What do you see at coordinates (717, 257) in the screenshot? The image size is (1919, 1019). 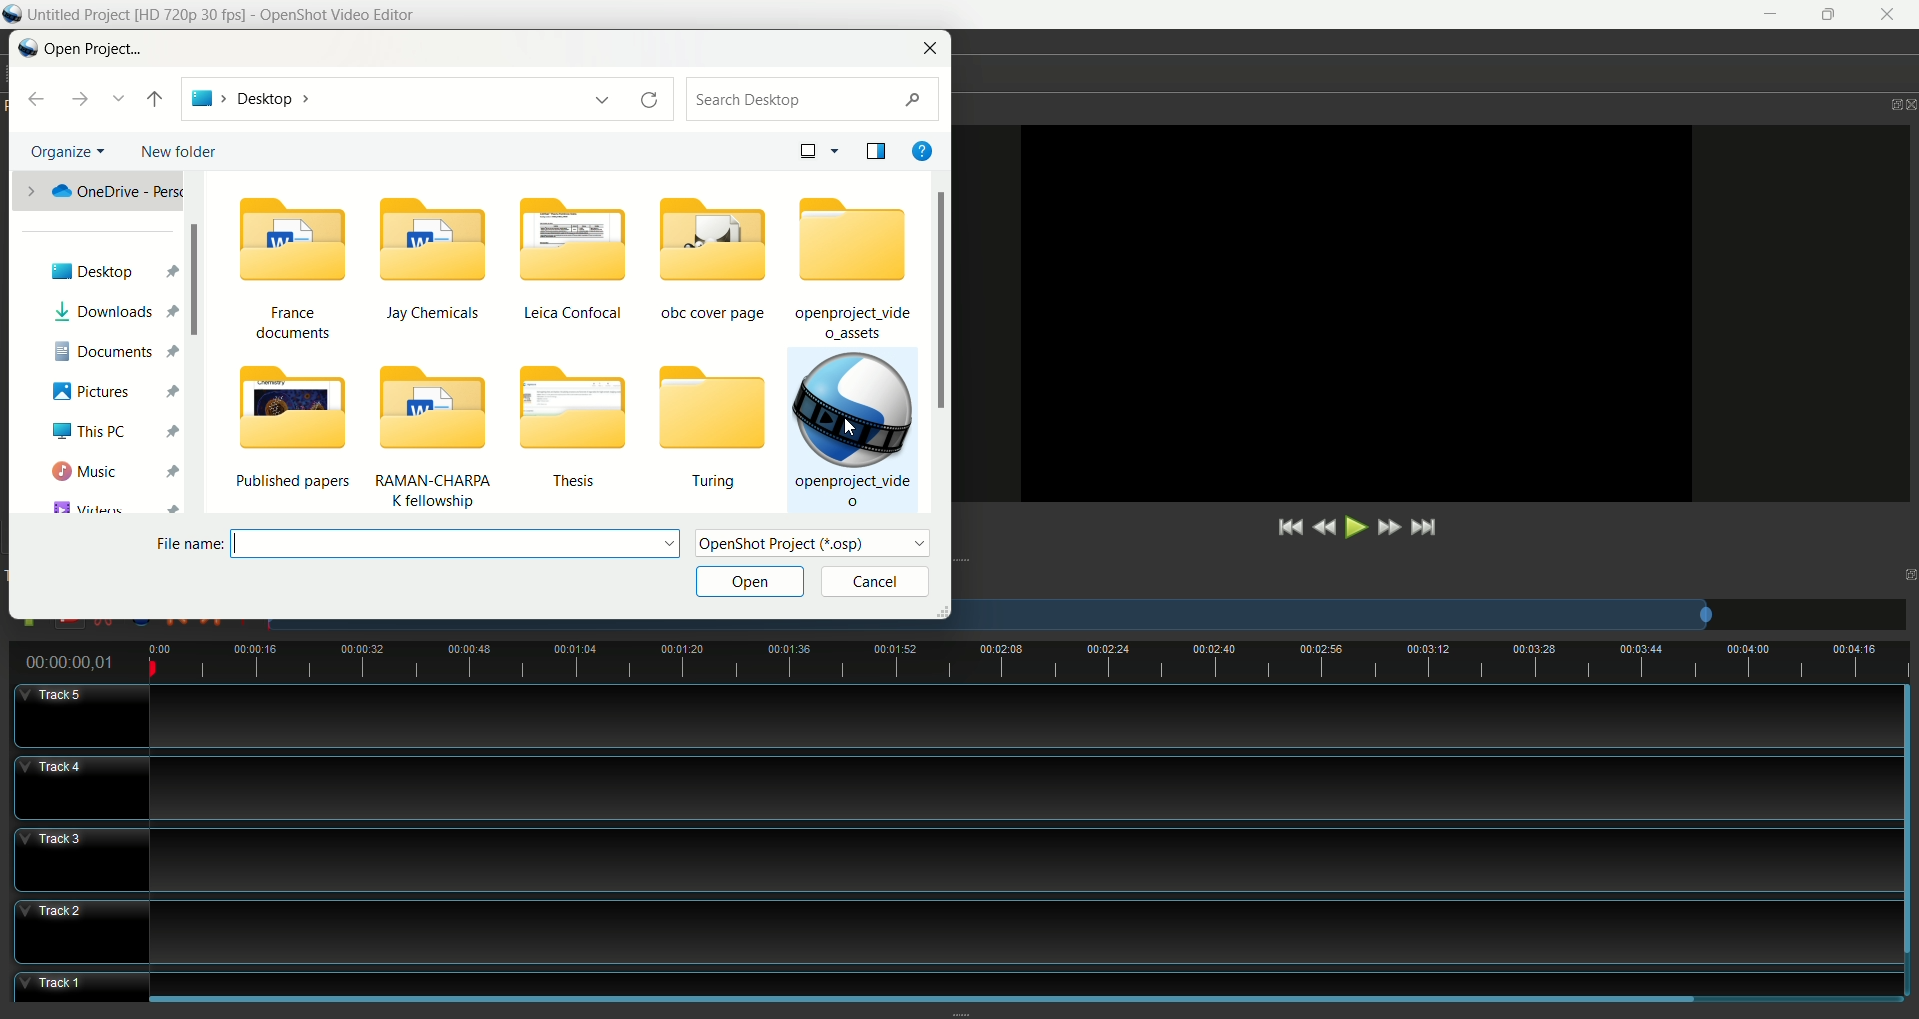 I see `obc cover page` at bounding box center [717, 257].